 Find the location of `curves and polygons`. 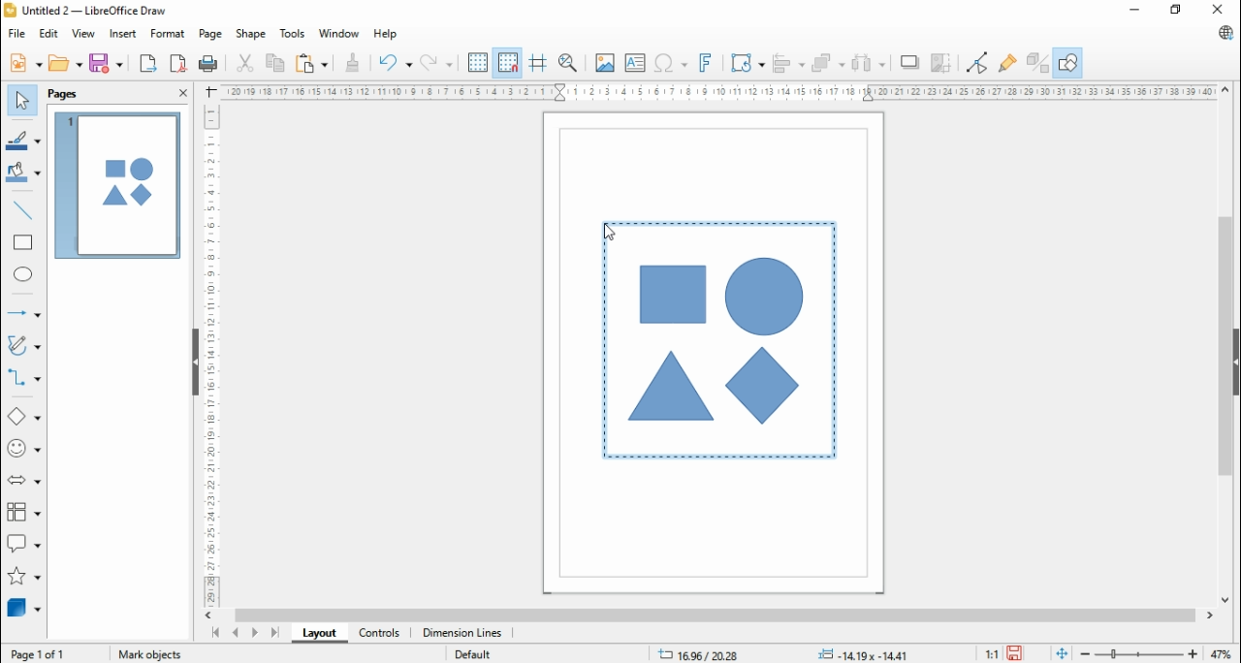

curves and polygons is located at coordinates (26, 343).